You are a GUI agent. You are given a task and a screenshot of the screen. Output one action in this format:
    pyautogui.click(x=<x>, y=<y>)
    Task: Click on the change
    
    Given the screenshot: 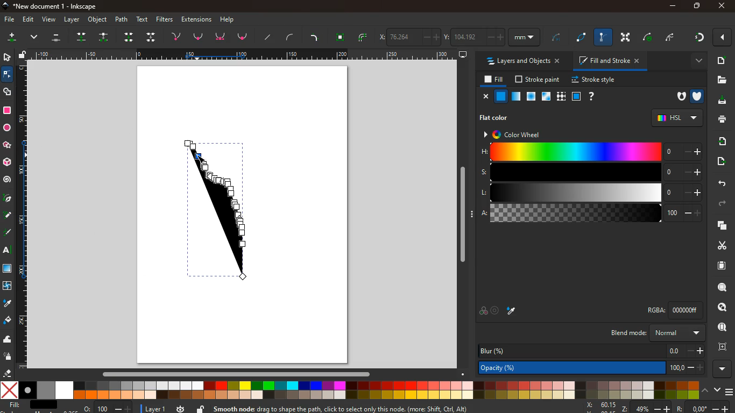 What is the action you would take?
    pyautogui.click(x=105, y=37)
    